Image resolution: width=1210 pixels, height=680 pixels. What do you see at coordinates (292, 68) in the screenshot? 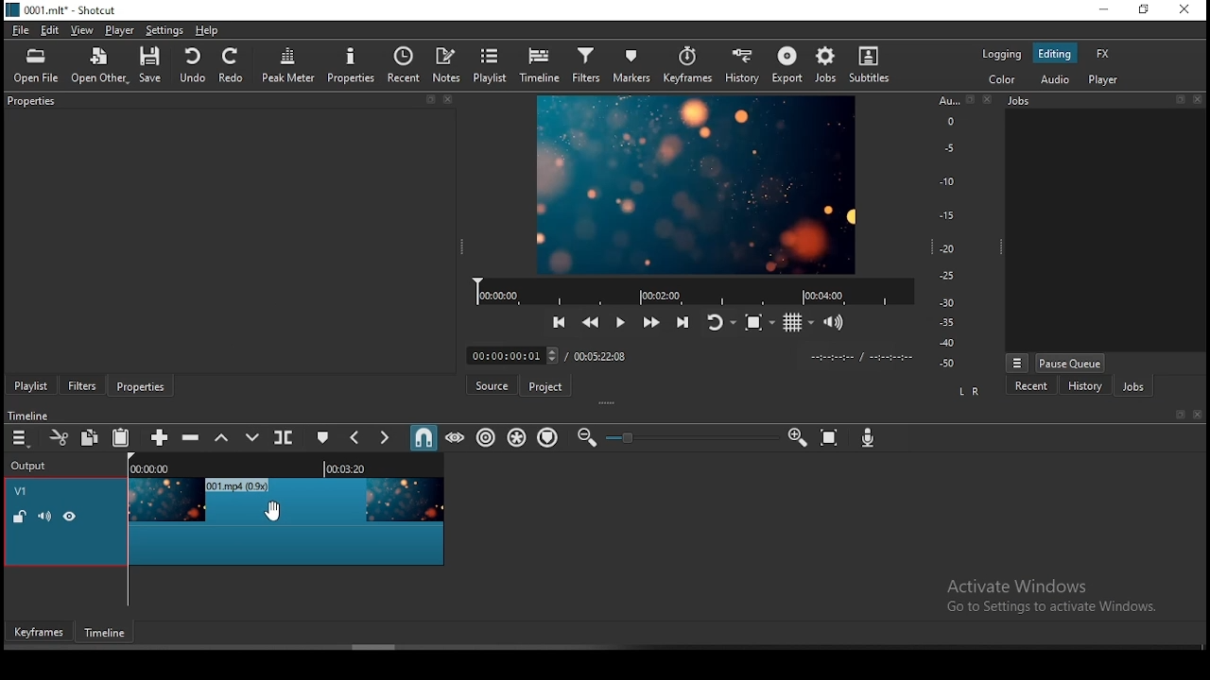
I see `peak meter` at bounding box center [292, 68].